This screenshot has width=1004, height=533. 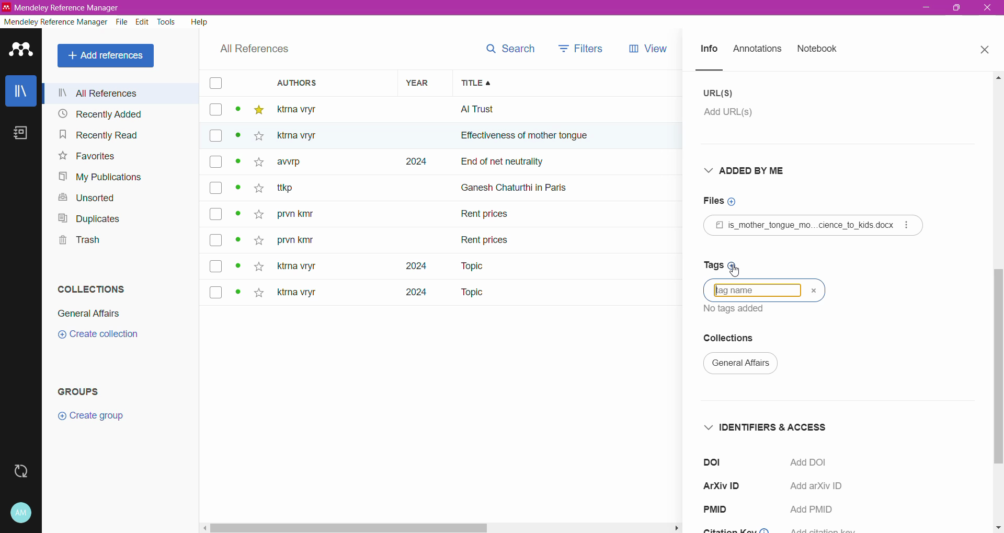 I want to click on dot , so click(x=239, y=266).